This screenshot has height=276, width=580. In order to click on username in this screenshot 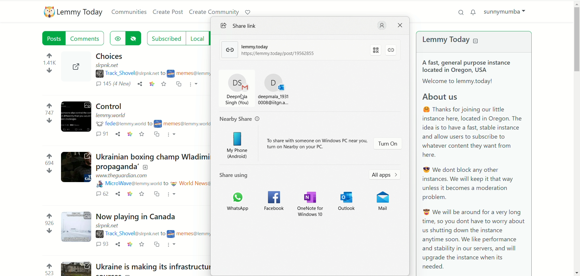, I will do `click(127, 234)`.